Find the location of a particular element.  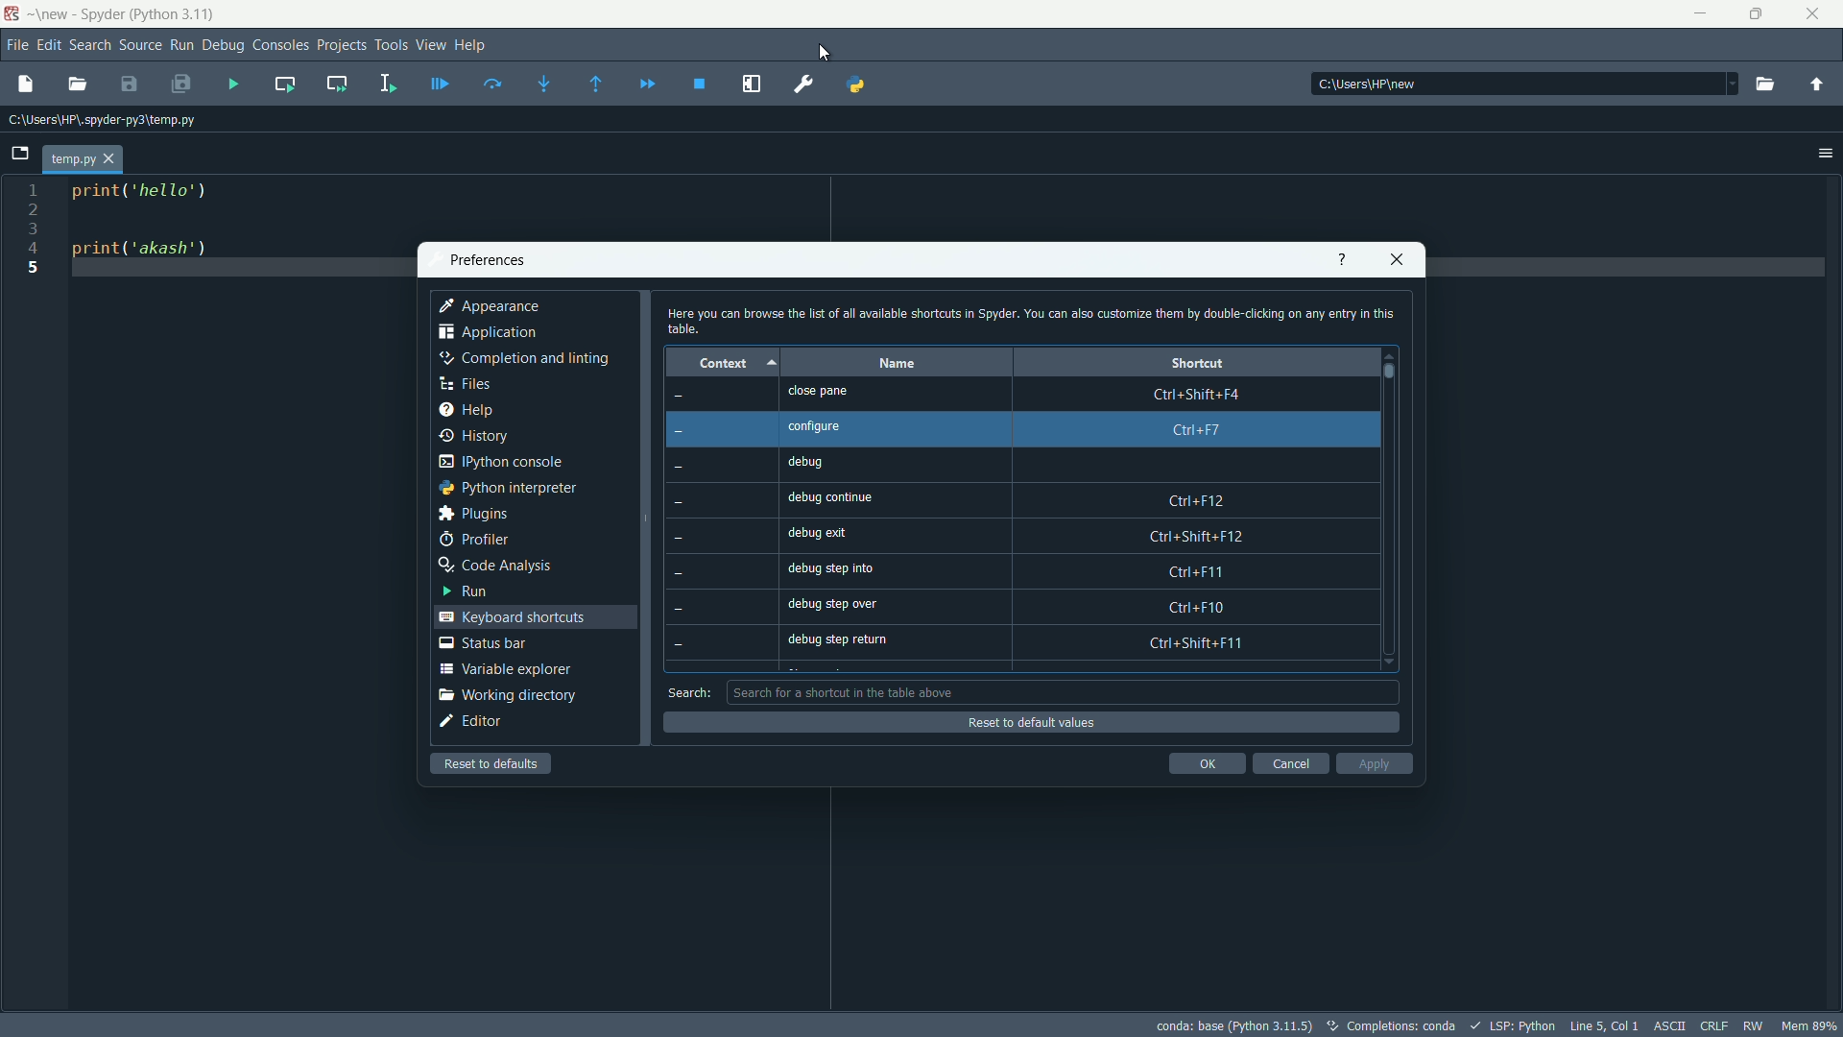

cancel is located at coordinates (1288, 763).